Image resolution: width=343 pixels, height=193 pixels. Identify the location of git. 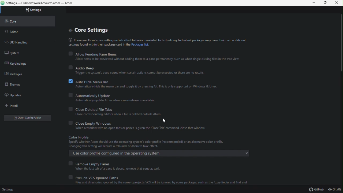
(335, 190).